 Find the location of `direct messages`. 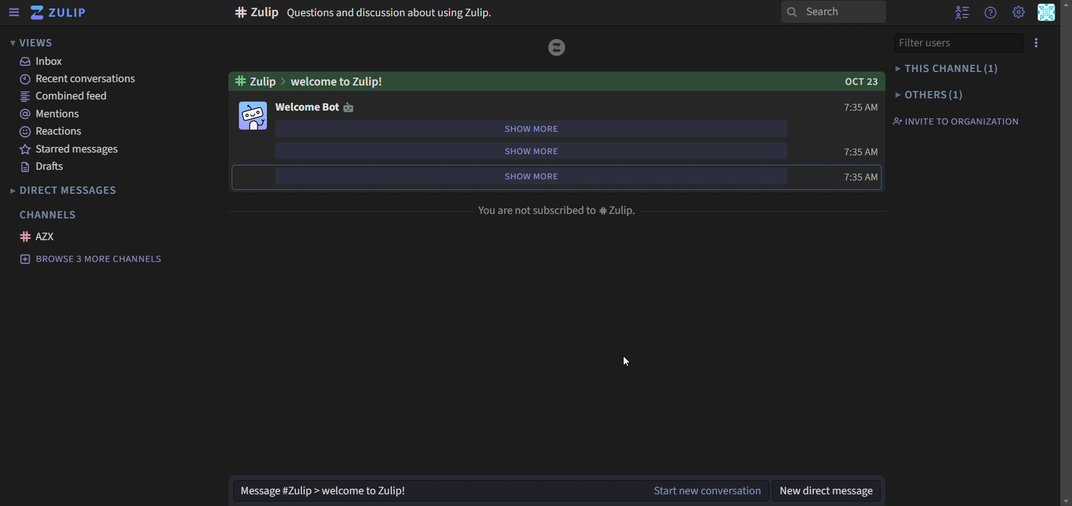

direct messages is located at coordinates (75, 190).